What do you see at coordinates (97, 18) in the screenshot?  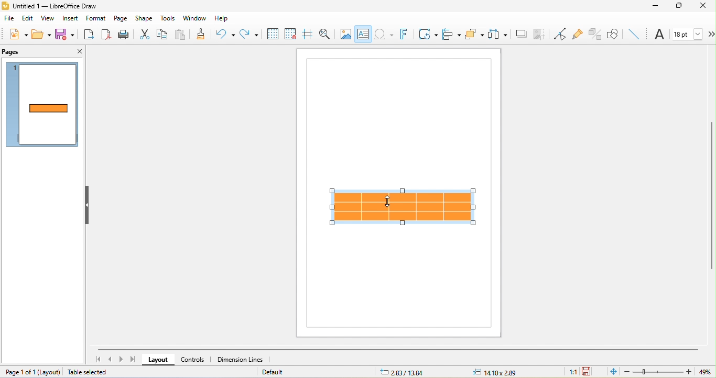 I see `format` at bounding box center [97, 18].